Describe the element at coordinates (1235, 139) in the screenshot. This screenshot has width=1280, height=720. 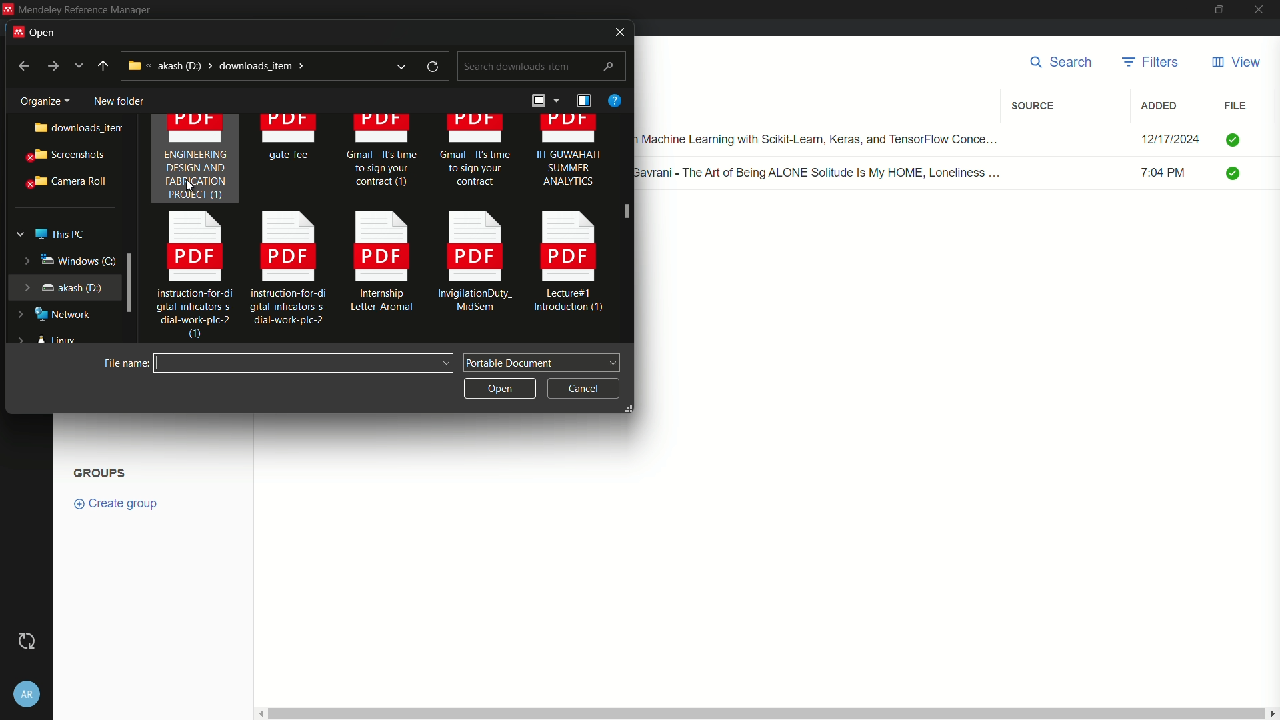
I see `check` at that location.